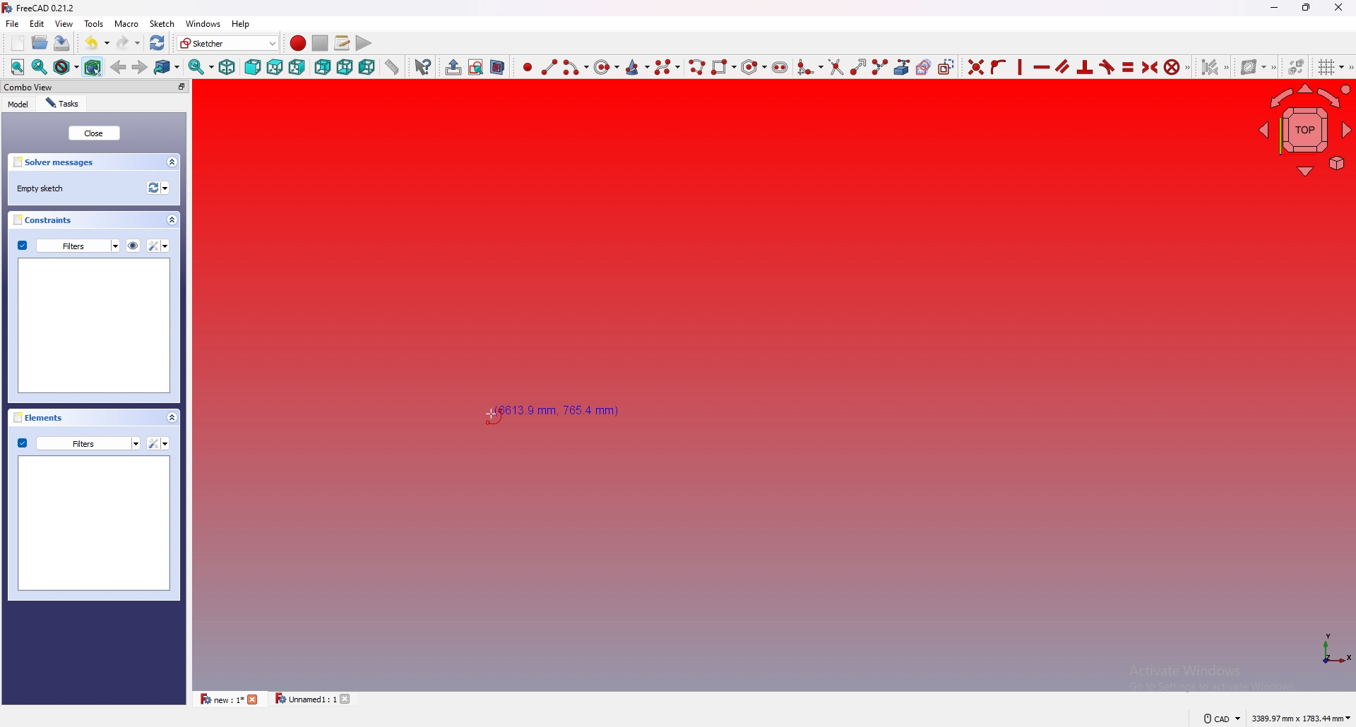  What do you see at coordinates (1307, 7) in the screenshot?
I see `resize` at bounding box center [1307, 7].